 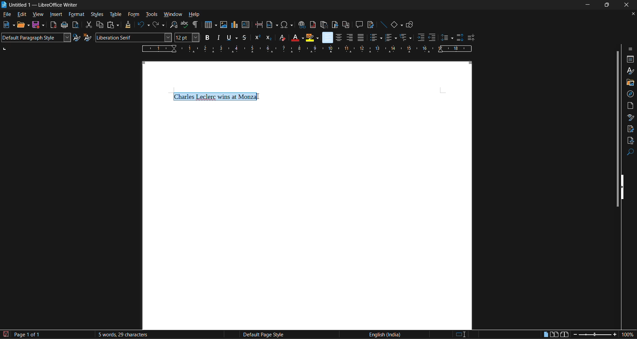 What do you see at coordinates (433, 37) in the screenshot?
I see `decrease indent` at bounding box center [433, 37].